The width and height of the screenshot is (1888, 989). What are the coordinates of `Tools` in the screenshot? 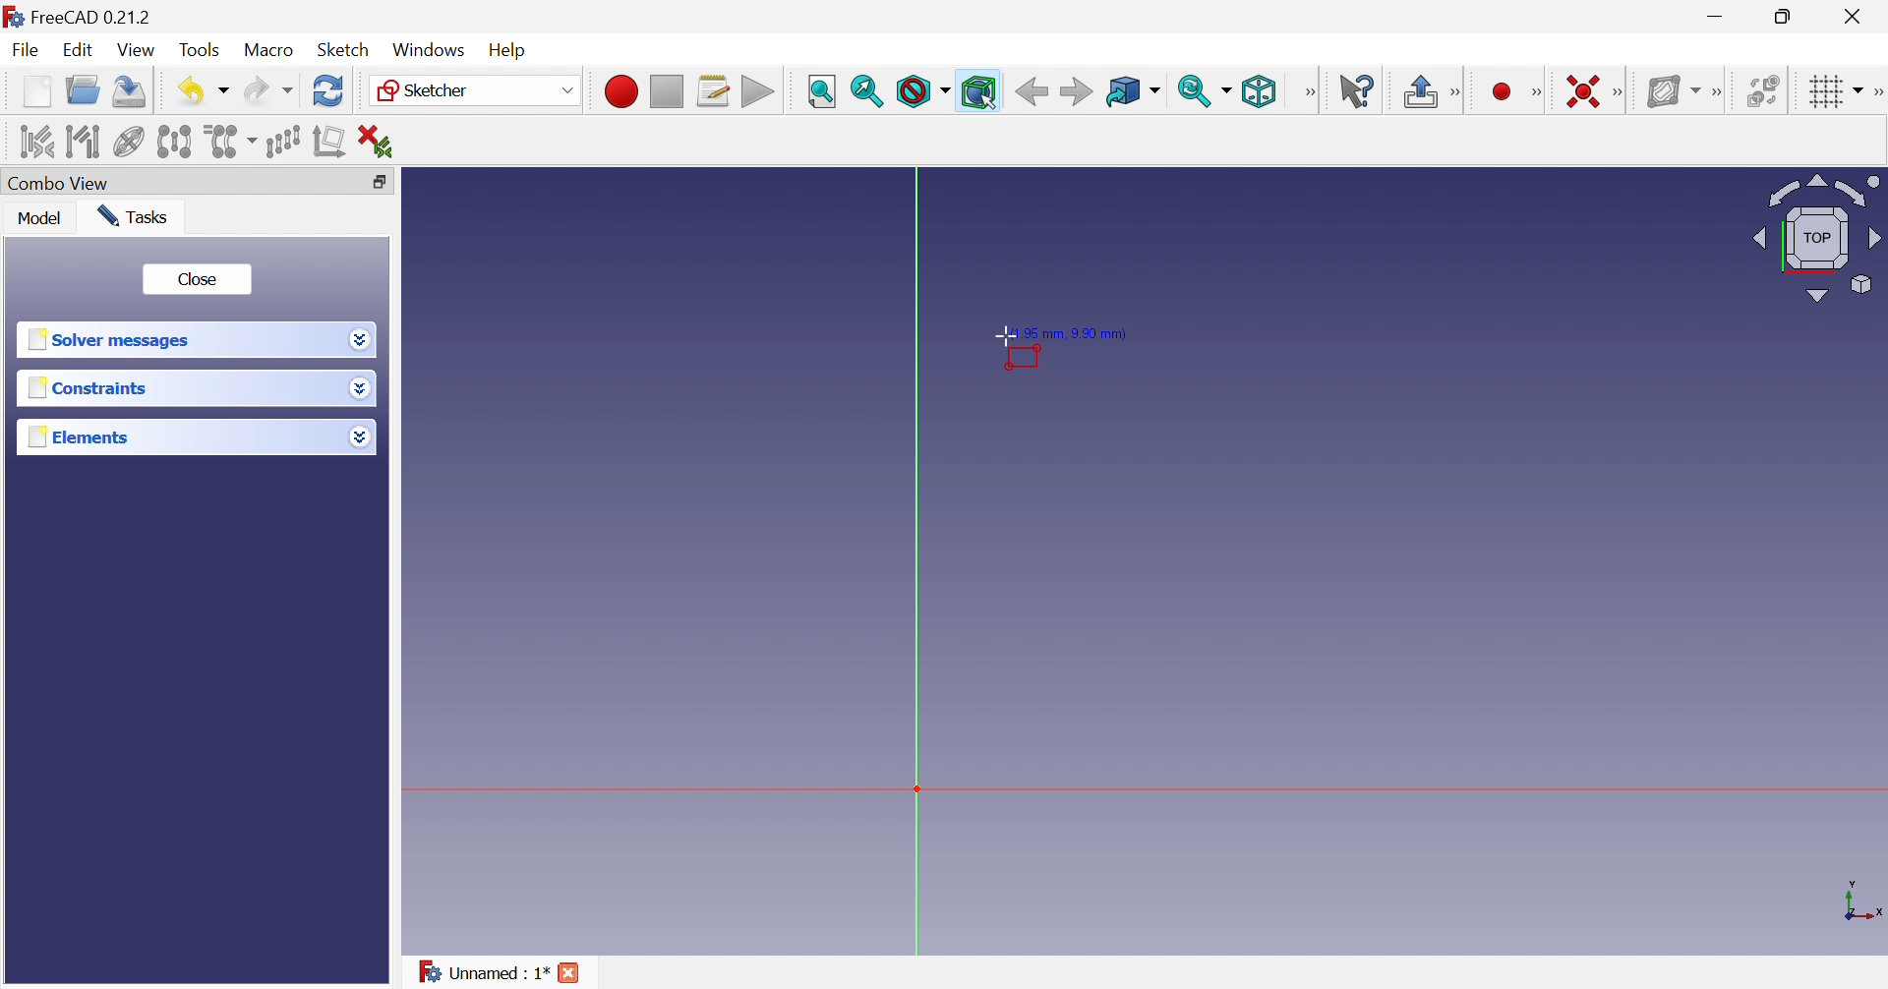 It's located at (199, 51).